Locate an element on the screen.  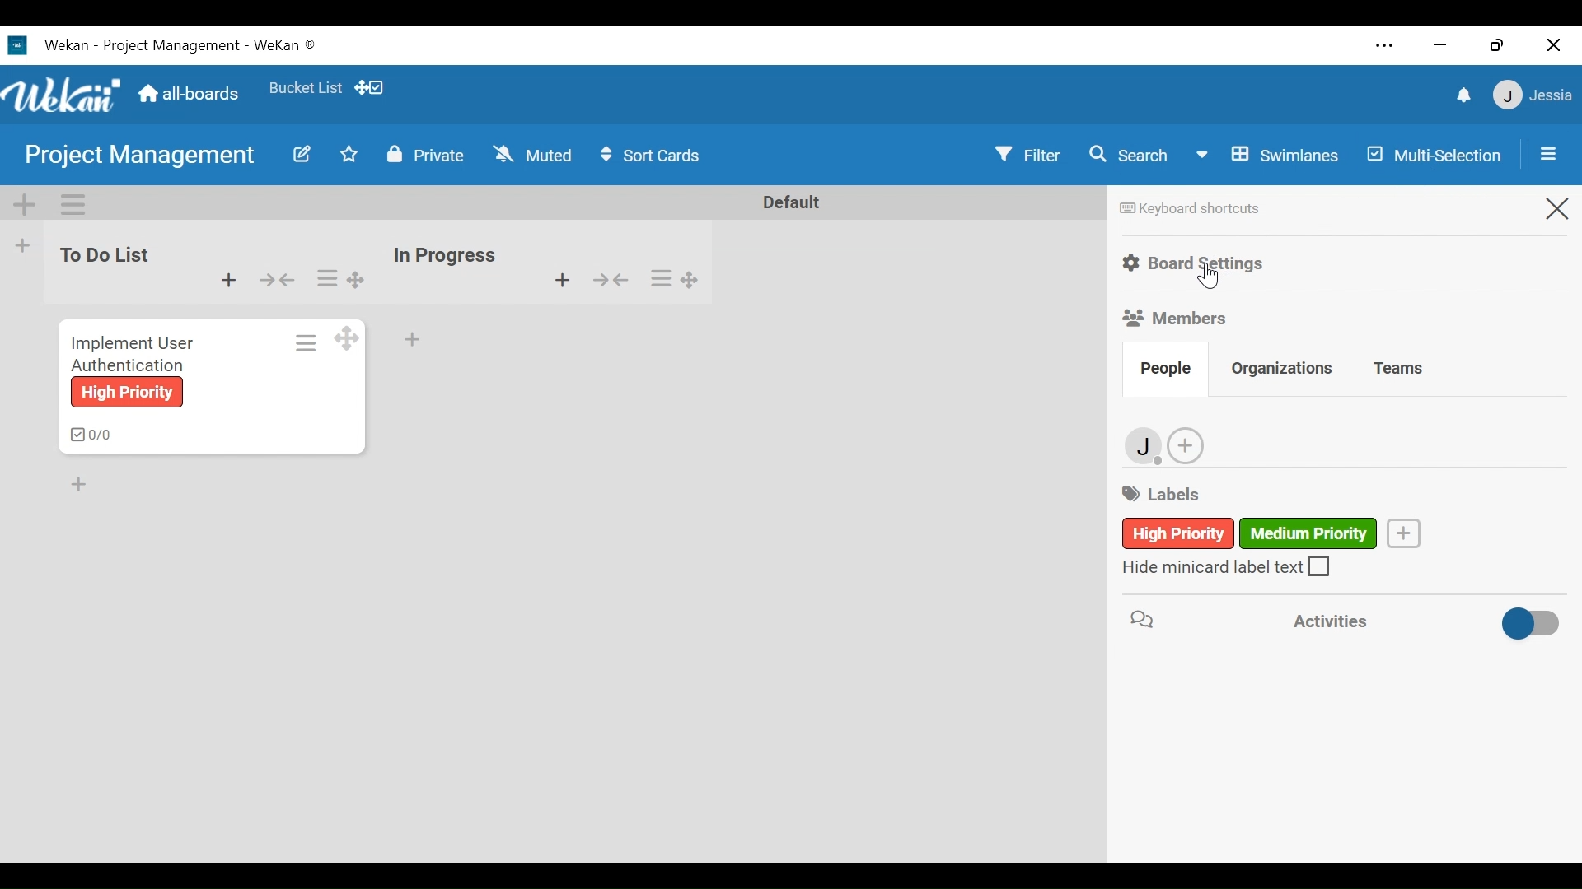
Close is located at coordinates (1556, 212).